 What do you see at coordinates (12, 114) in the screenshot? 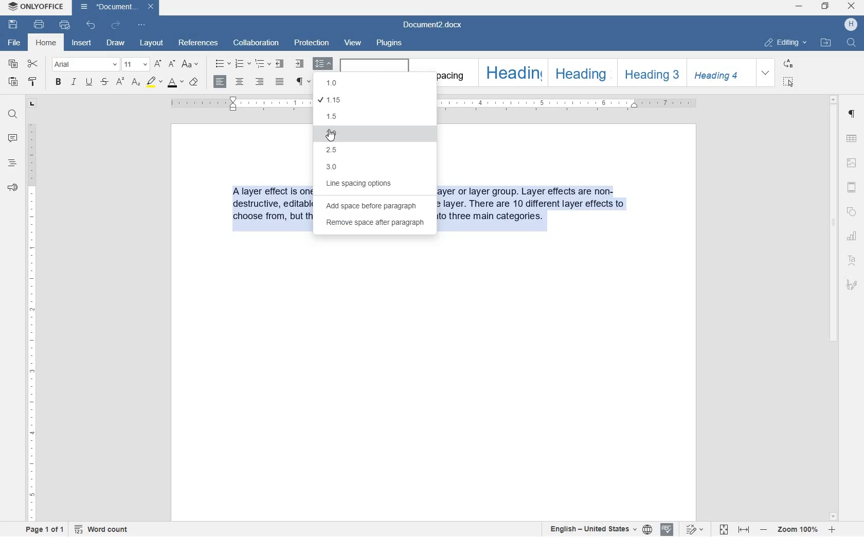
I see `find` at bounding box center [12, 114].